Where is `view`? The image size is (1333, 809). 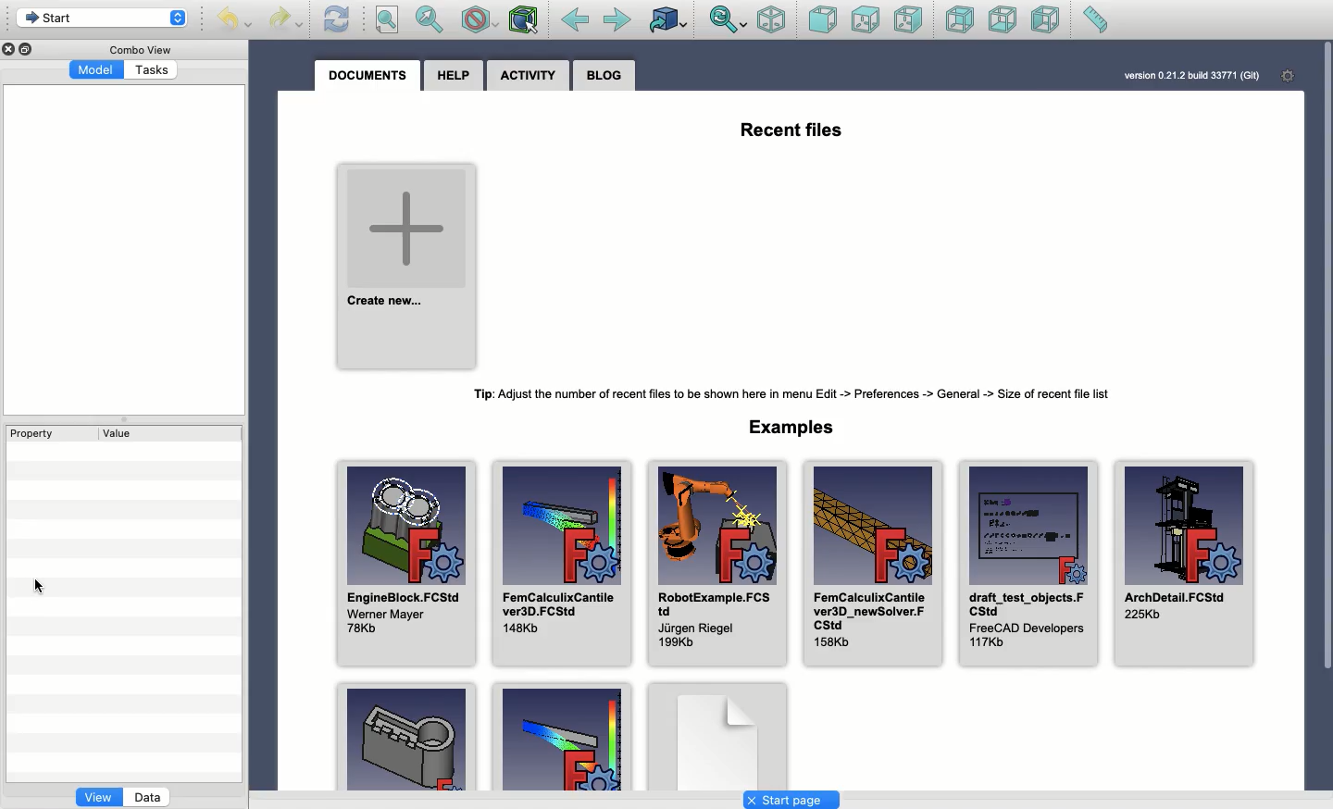 view is located at coordinates (99, 796).